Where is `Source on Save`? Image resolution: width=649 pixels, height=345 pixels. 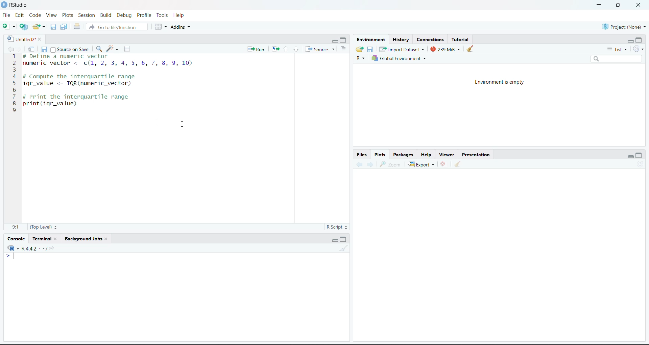 Source on Save is located at coordinates (71, 49).